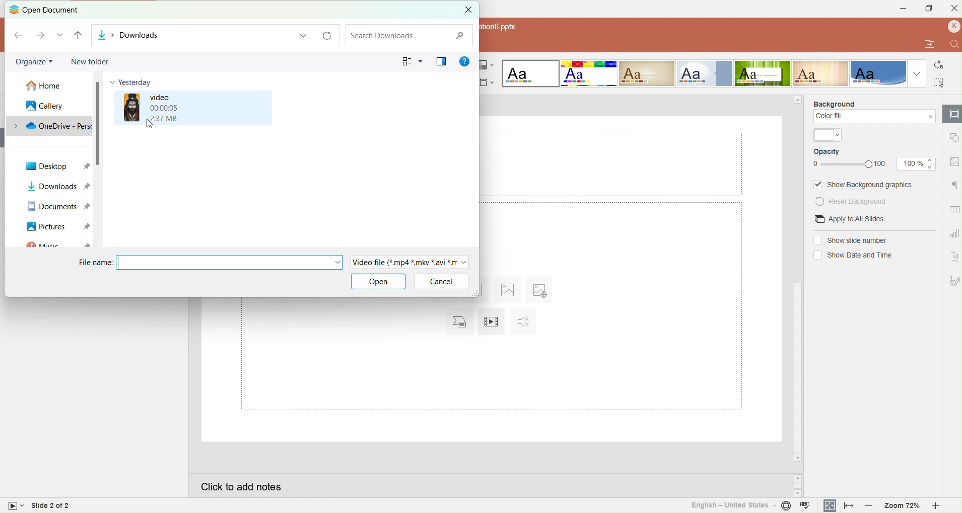 This screenshot has height=513, width=962. Describe the element at coordinates (807, 505) in the screenshot. I see `Spell checking` at that location.